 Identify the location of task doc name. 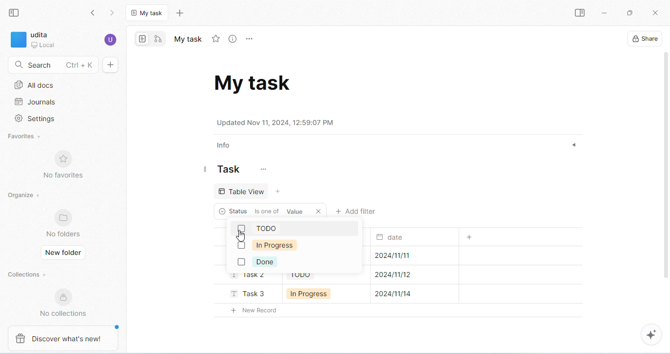
(253, 82).